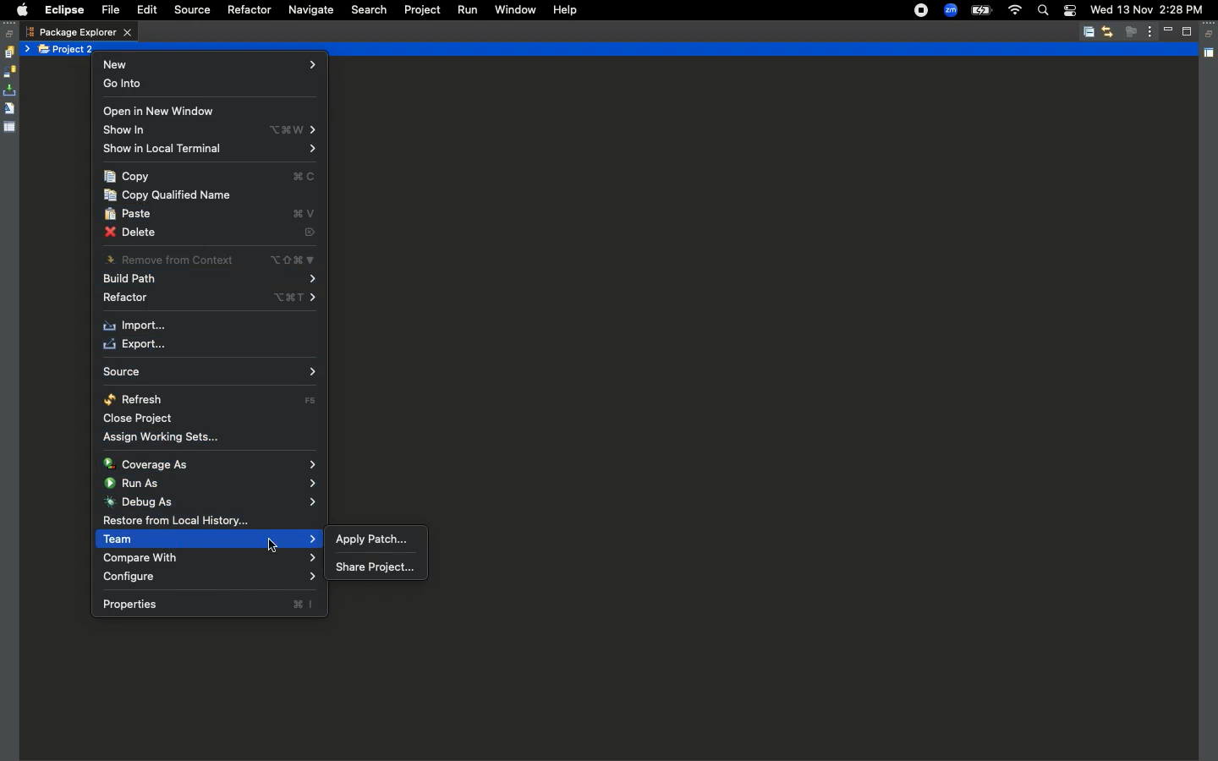  I want to click on Restore from local history, so click(176, 522).